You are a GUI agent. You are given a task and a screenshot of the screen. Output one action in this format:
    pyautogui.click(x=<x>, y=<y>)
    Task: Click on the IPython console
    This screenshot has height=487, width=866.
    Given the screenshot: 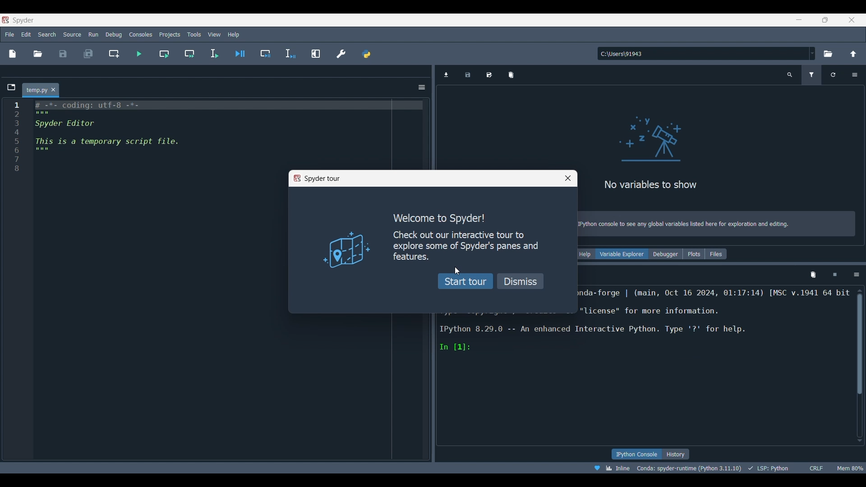 What is the action you would take?
    pyautogui.click(x=636, y=455)
    